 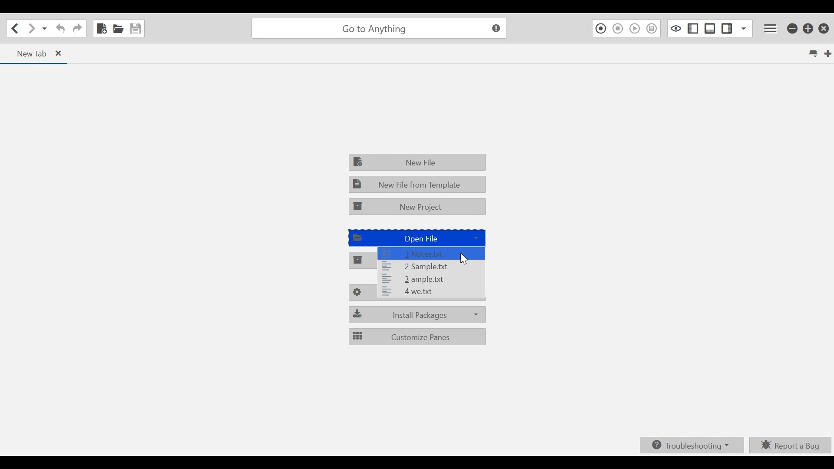 What do you see at coordinates (711, 28) in the screenshot?
I see `Show/Hide Bottom Pane` at bounding box center [711, 28].